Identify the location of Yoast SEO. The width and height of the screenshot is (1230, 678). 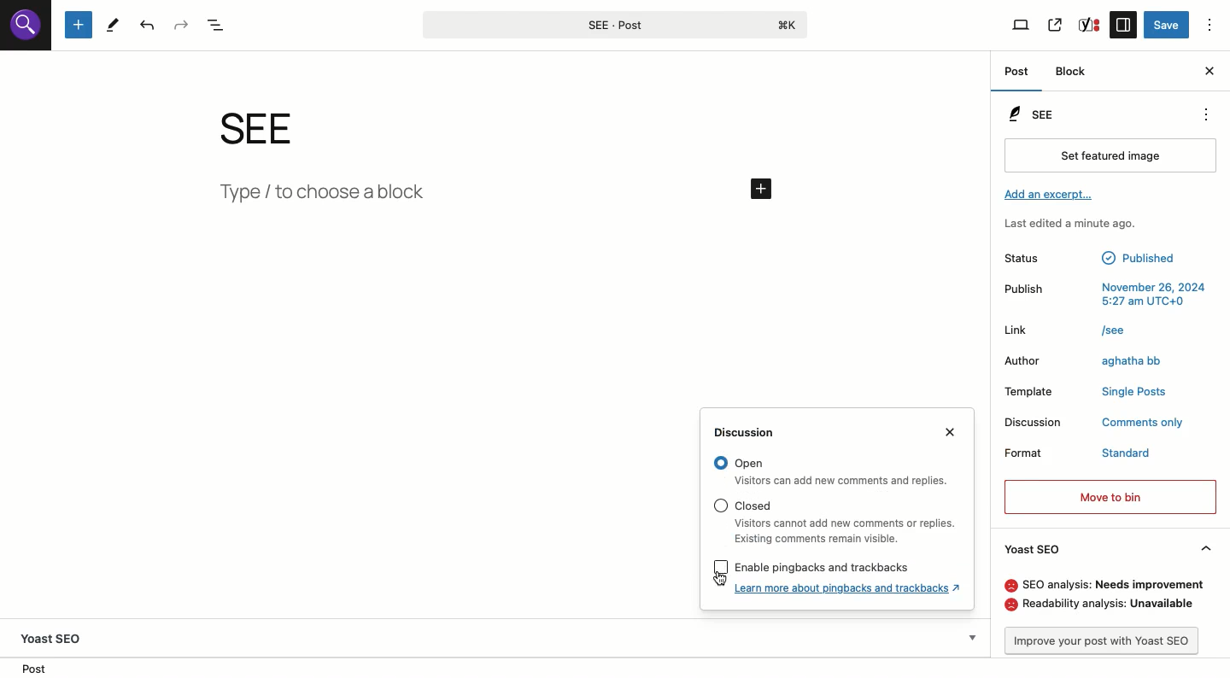
(1034, 547).